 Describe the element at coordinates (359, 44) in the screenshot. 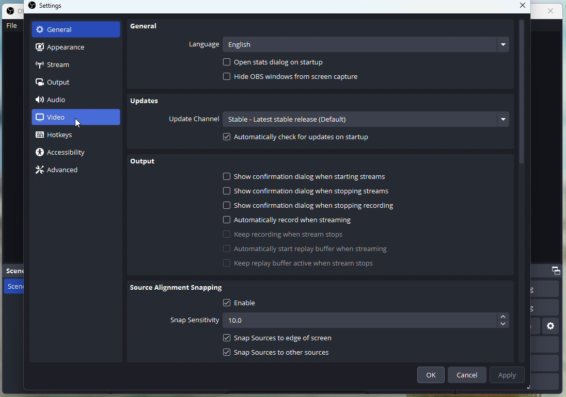

I see `English` at that location.